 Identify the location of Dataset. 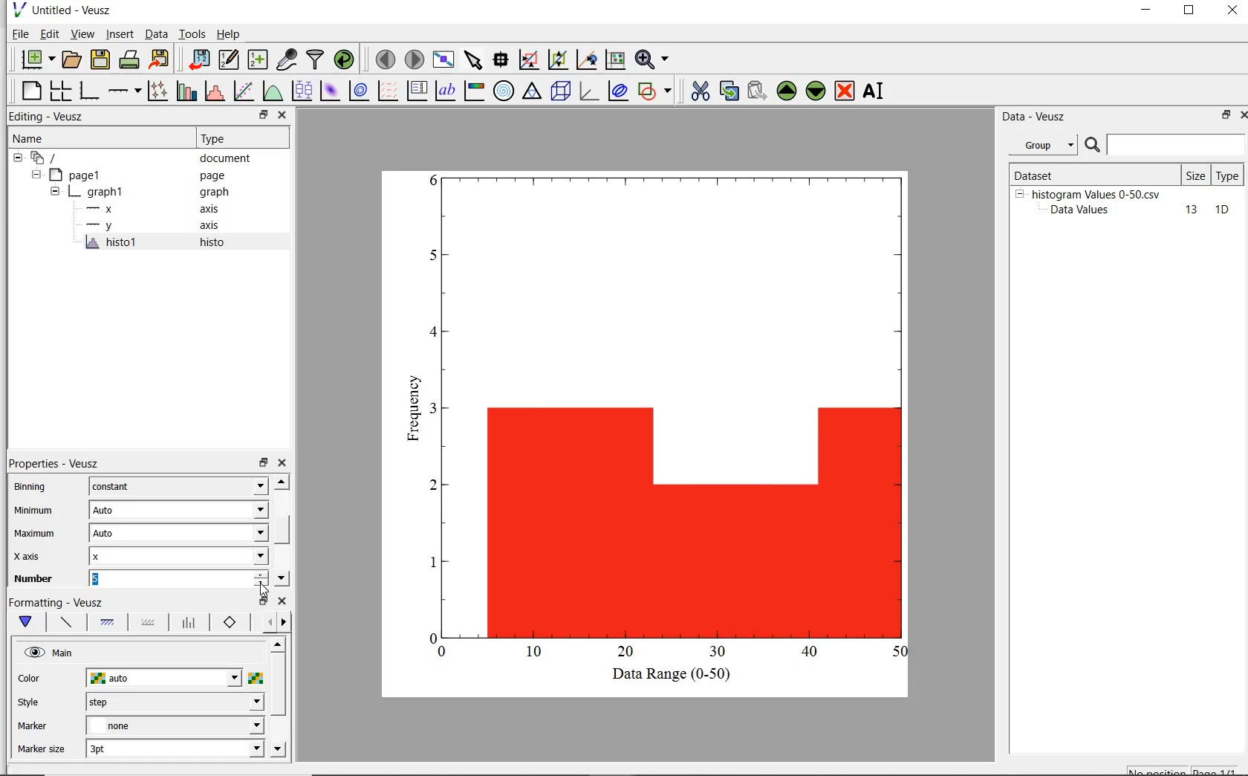
(1058, 173).